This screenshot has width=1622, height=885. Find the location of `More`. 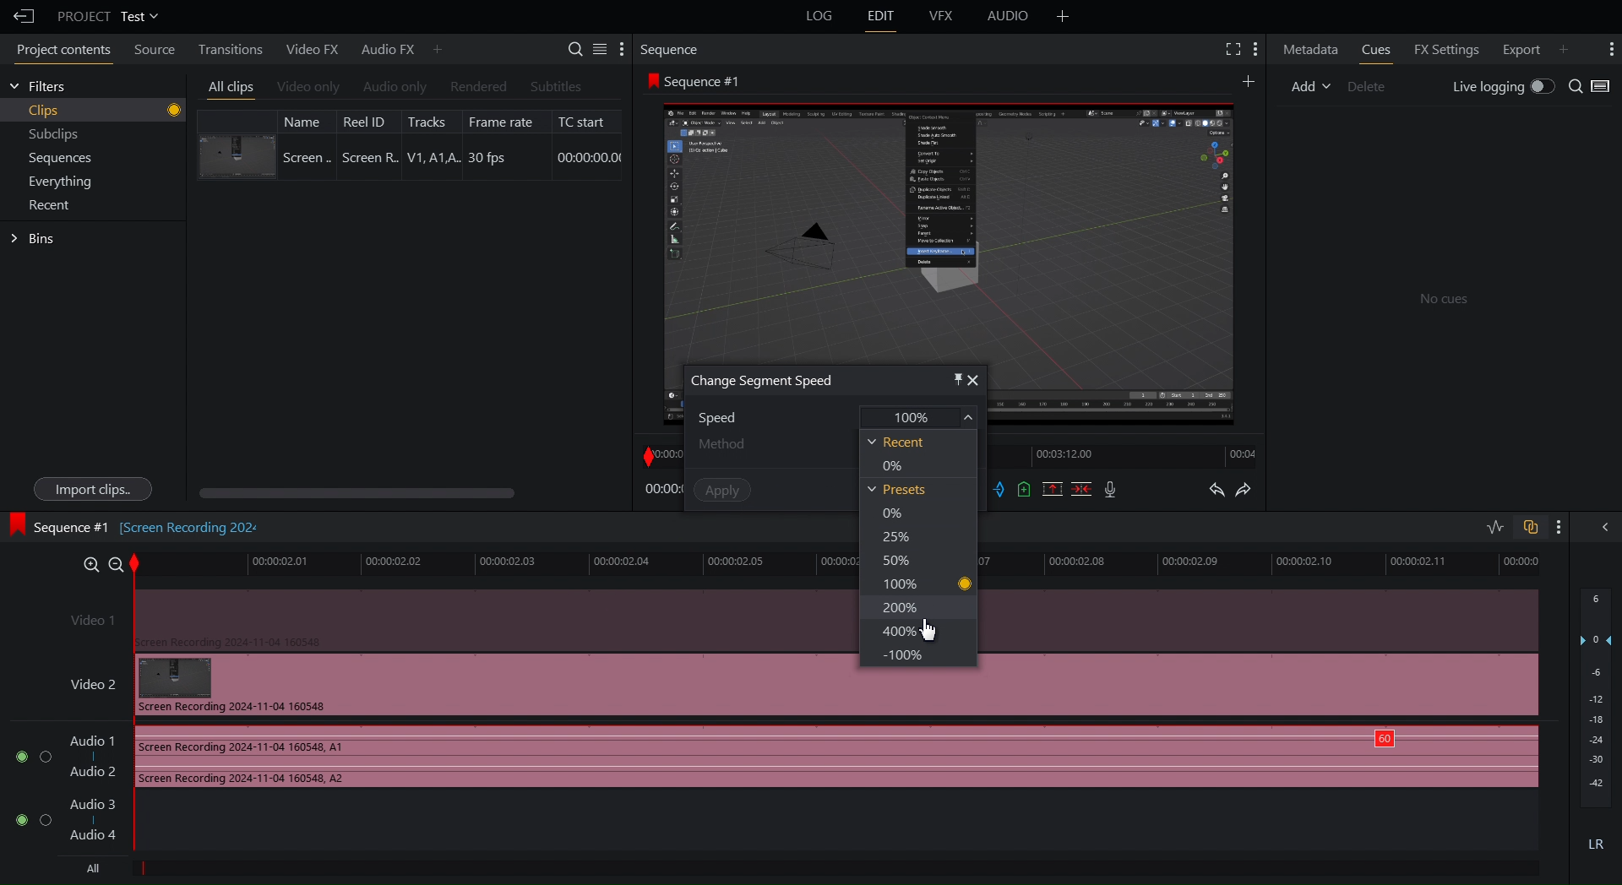

More is located at coordinates (1257, 49).